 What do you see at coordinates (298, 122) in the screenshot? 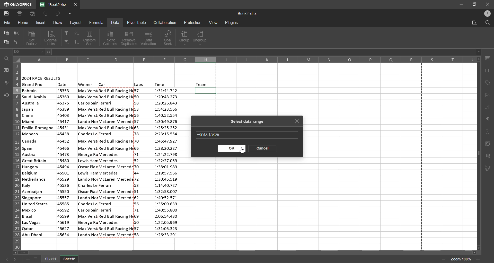
I see `close tab` at bounding box center [298, 122].